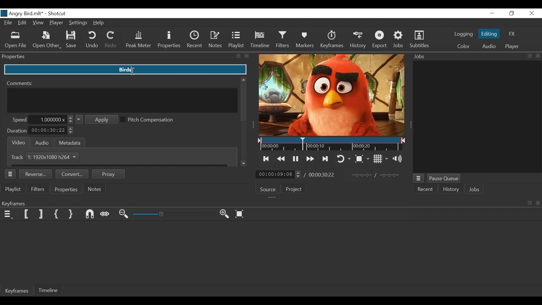 This screenshot has width=542, height=305. I want to click on Open Other, so click(47, 40).